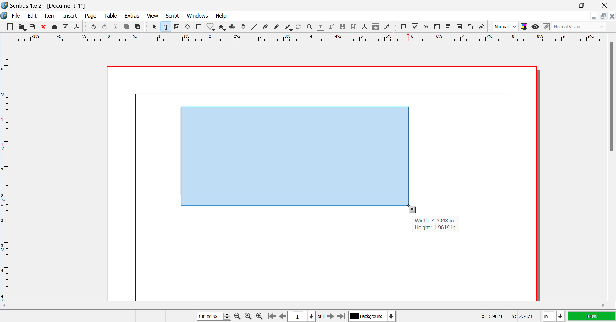 This screenshot has width=616, height=322. Describe the element at coordinates (166, 28) in the screenshot. I see `Text Frame` at that location.